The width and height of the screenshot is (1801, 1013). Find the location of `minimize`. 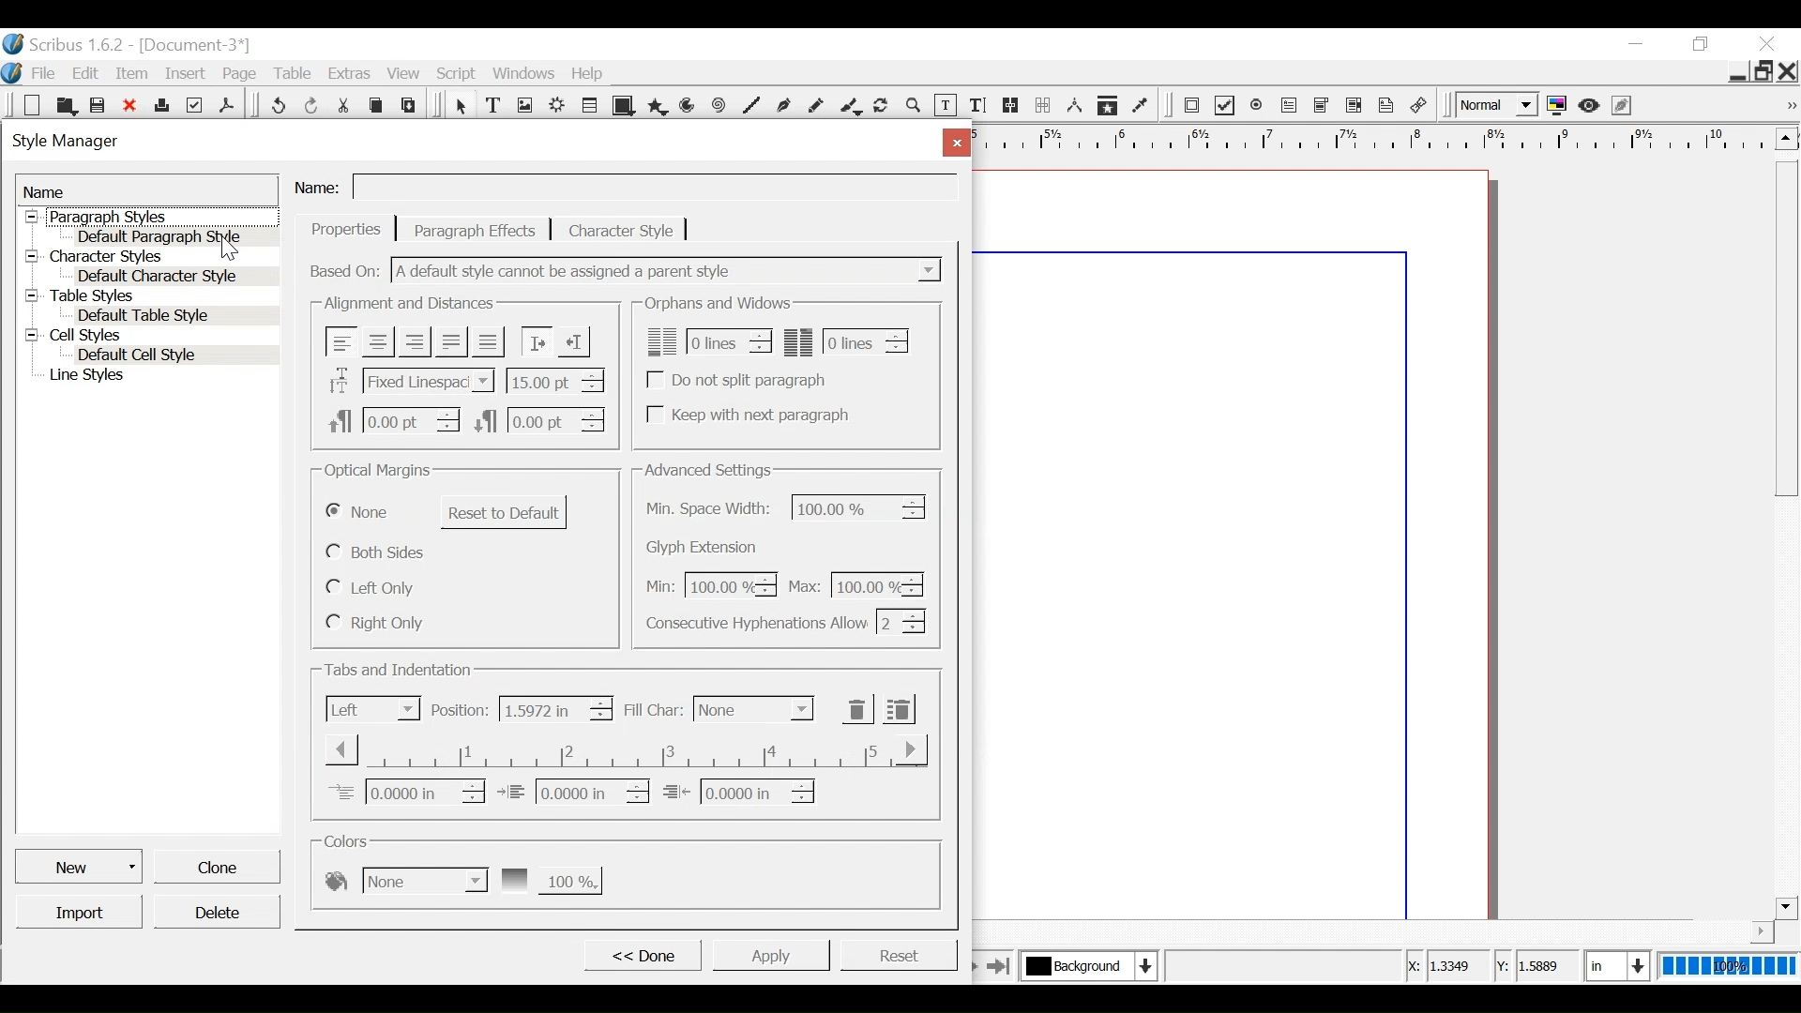

minimize is located at coordinates (1635, 43).